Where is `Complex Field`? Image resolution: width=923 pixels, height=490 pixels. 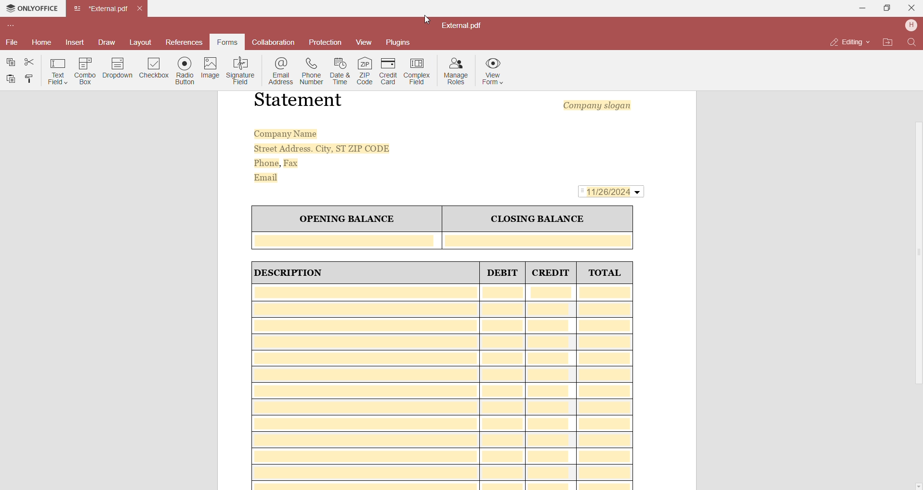 Complex Field is located at coordinates (419, 71).